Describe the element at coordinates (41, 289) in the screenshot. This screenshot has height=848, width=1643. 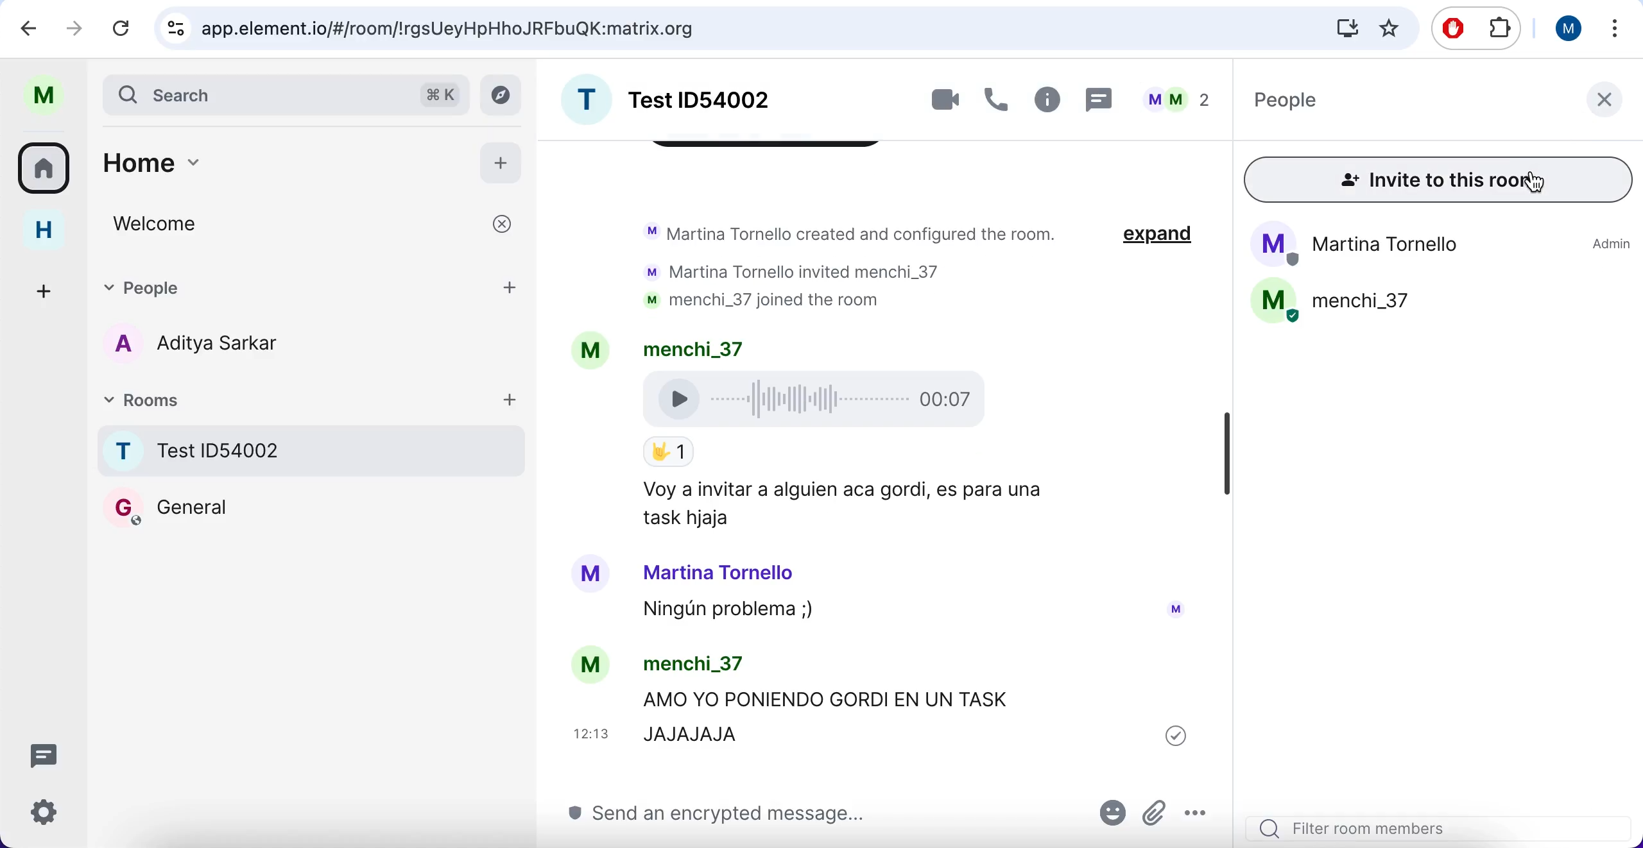
I see `add` at that location.